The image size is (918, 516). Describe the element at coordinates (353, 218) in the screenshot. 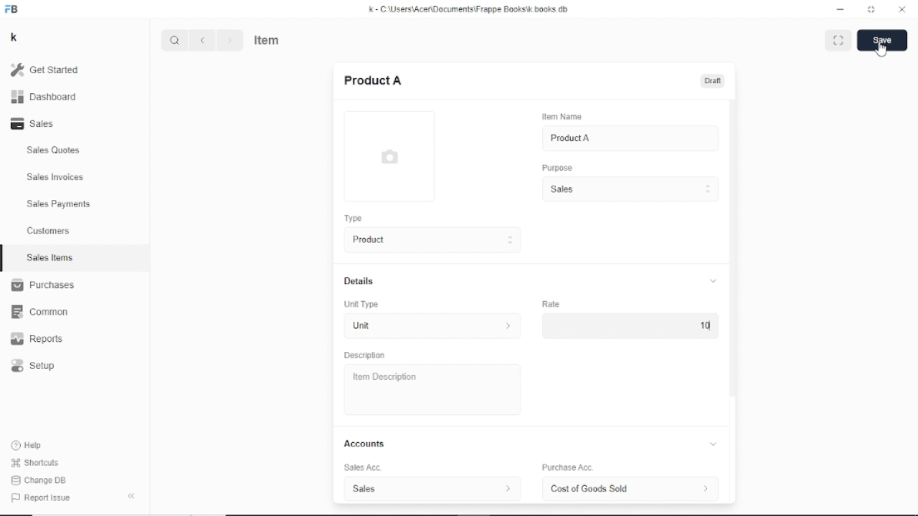

I see `Type` at that location.